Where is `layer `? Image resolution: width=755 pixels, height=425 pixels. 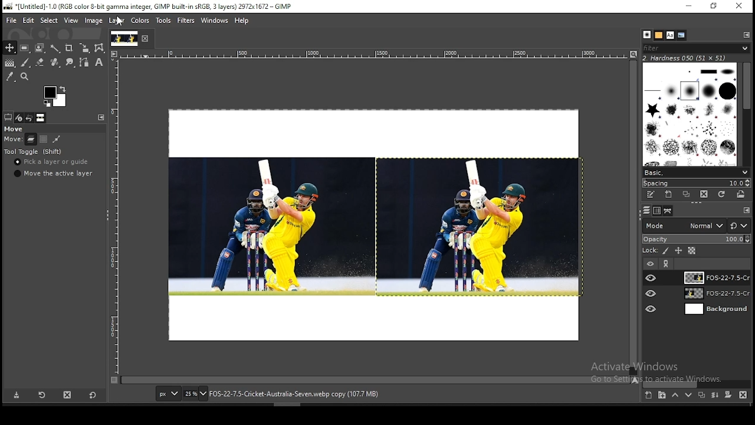 layer  is located at coordinates (715, 295).